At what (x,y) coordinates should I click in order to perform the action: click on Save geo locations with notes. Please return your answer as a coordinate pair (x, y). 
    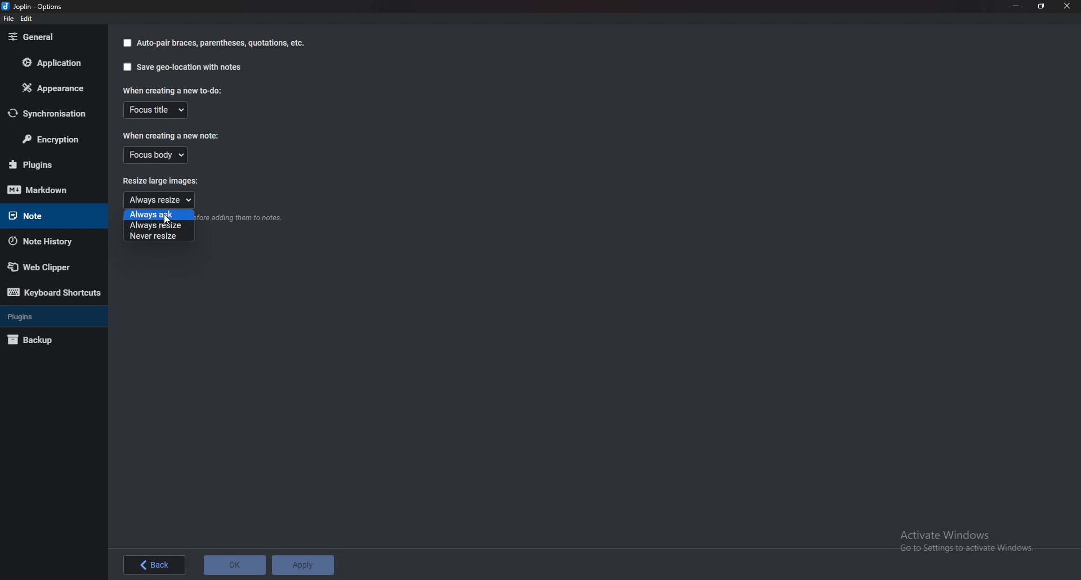
    Looking at the image, I should click on (190, 68).